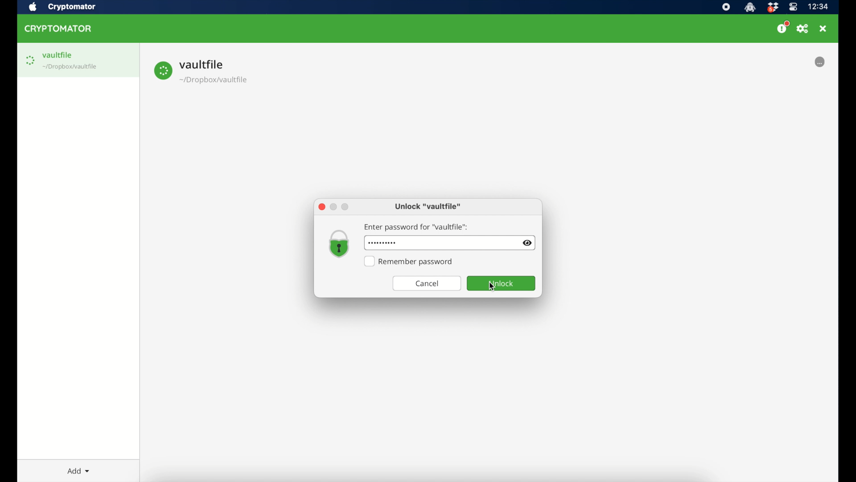 The image size is (856, 482). I want to click on maximize, so click(346, 207).